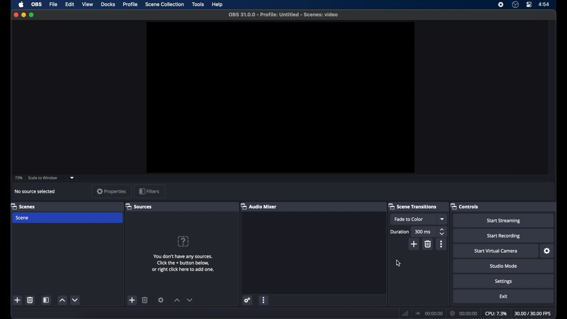  Describe the element at coordinates (75, 300) in the screenshot. I see `decrement` at that location.